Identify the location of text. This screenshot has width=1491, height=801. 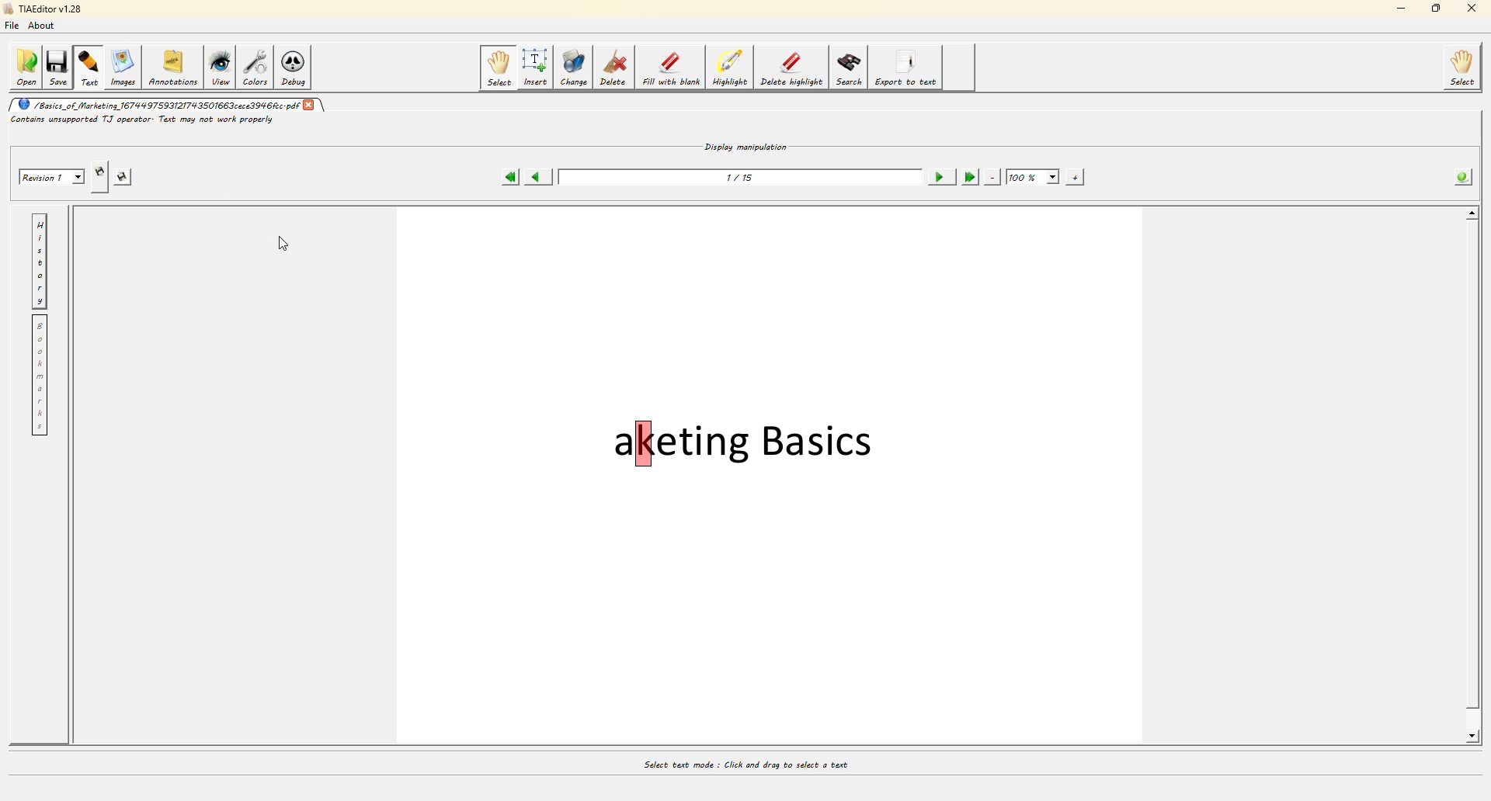
(90, 68).